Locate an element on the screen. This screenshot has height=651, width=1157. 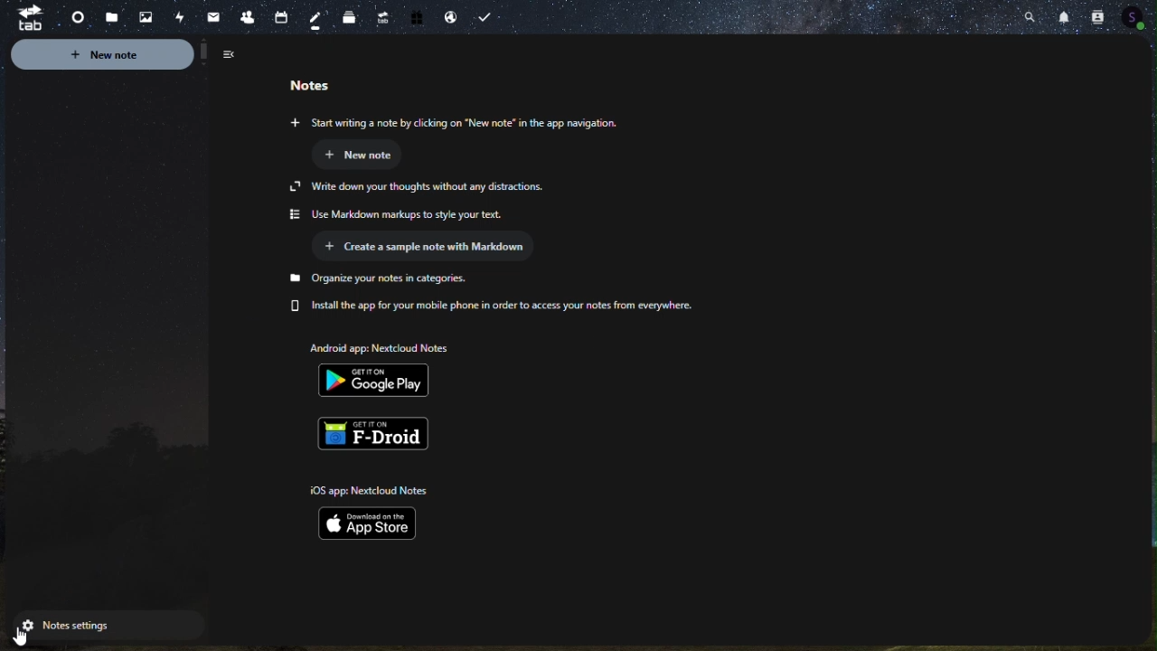
dashboard is located at coordinates (71, 14).